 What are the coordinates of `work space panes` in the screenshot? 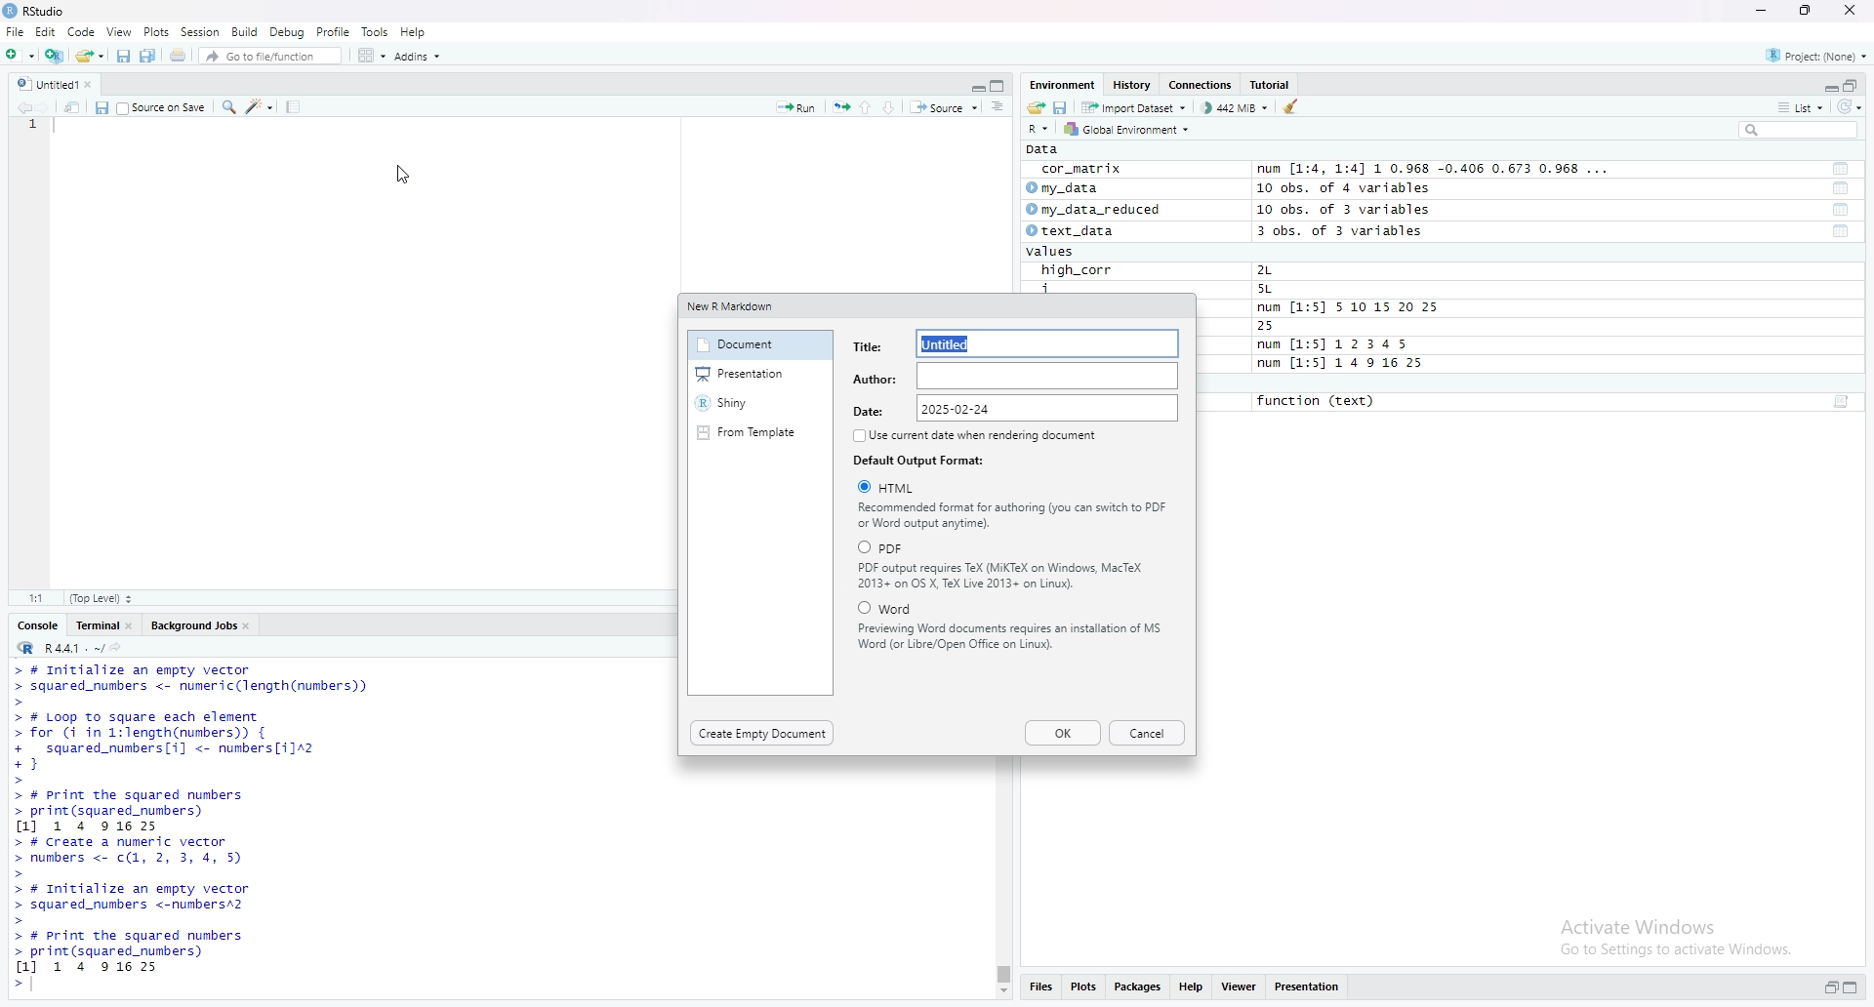 It's located at (371, 54).